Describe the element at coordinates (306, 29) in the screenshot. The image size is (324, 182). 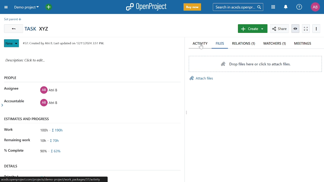
I see `Activate zen mode` at that location.